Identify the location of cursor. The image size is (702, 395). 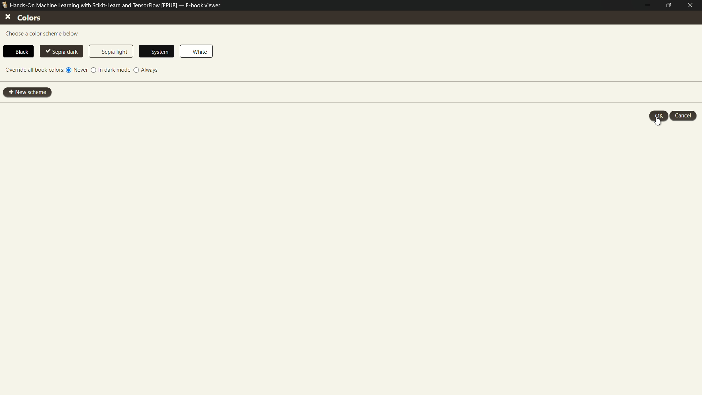
(658, 122).